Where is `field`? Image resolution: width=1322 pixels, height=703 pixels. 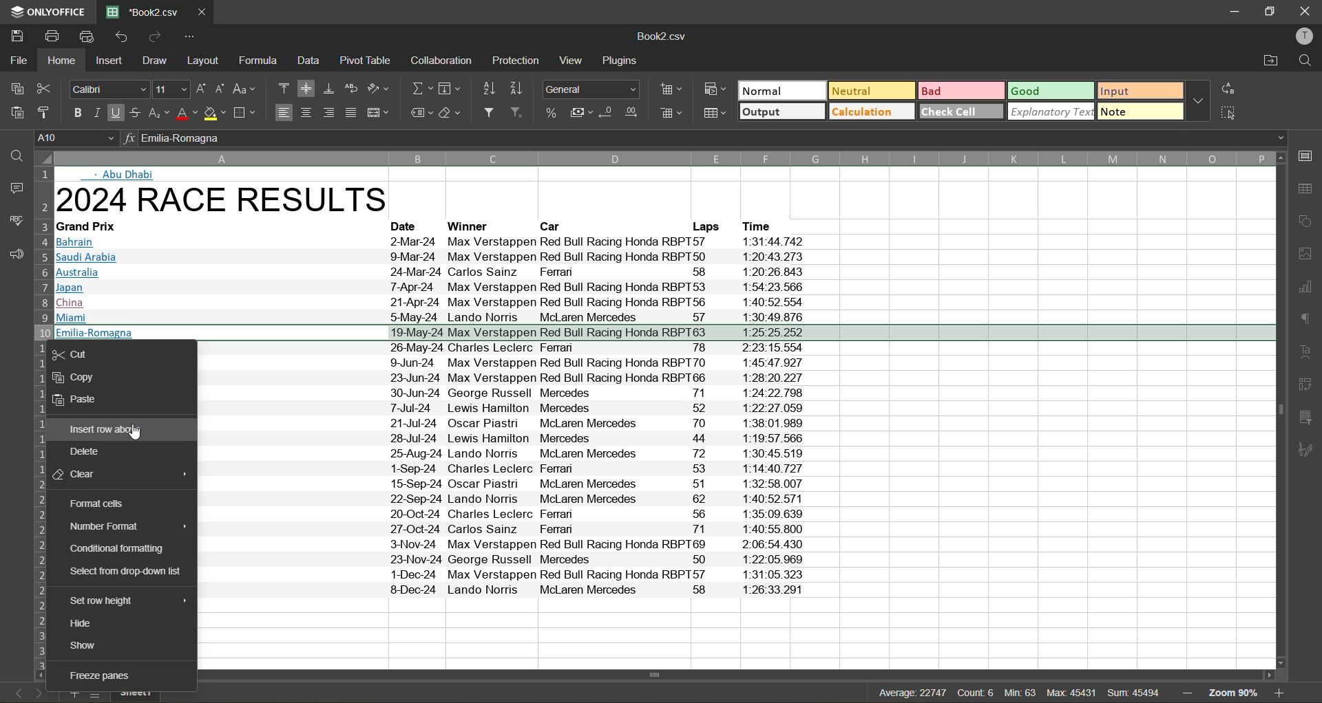 field is located at coordinates (450, 88).